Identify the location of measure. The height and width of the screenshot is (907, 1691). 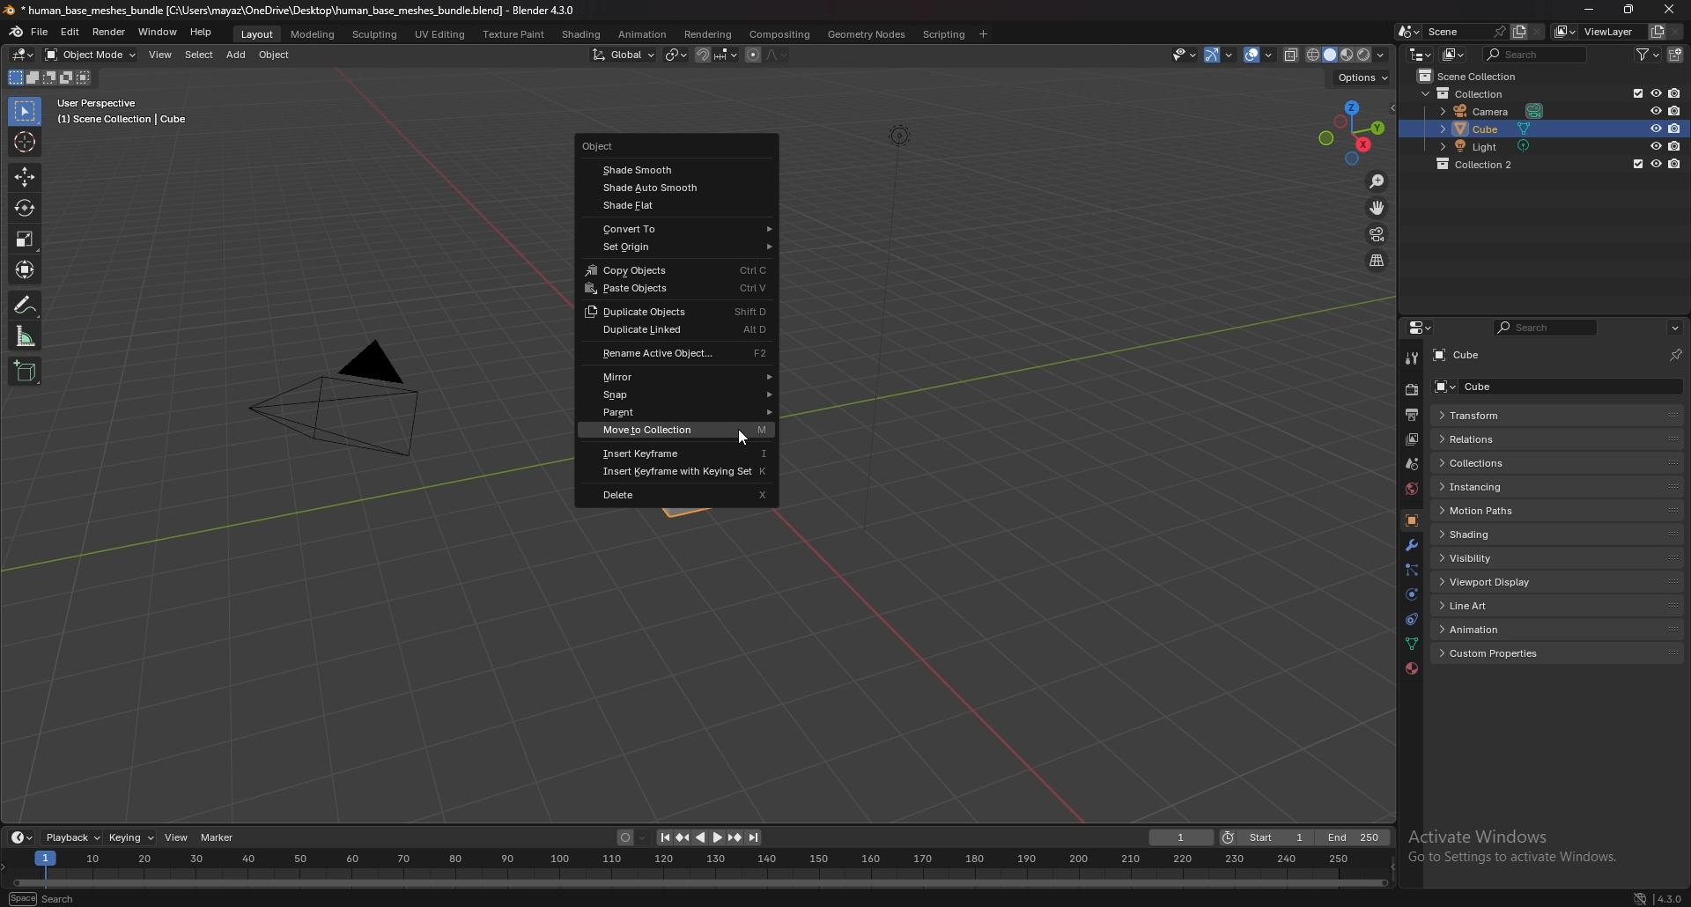
(25, 336).